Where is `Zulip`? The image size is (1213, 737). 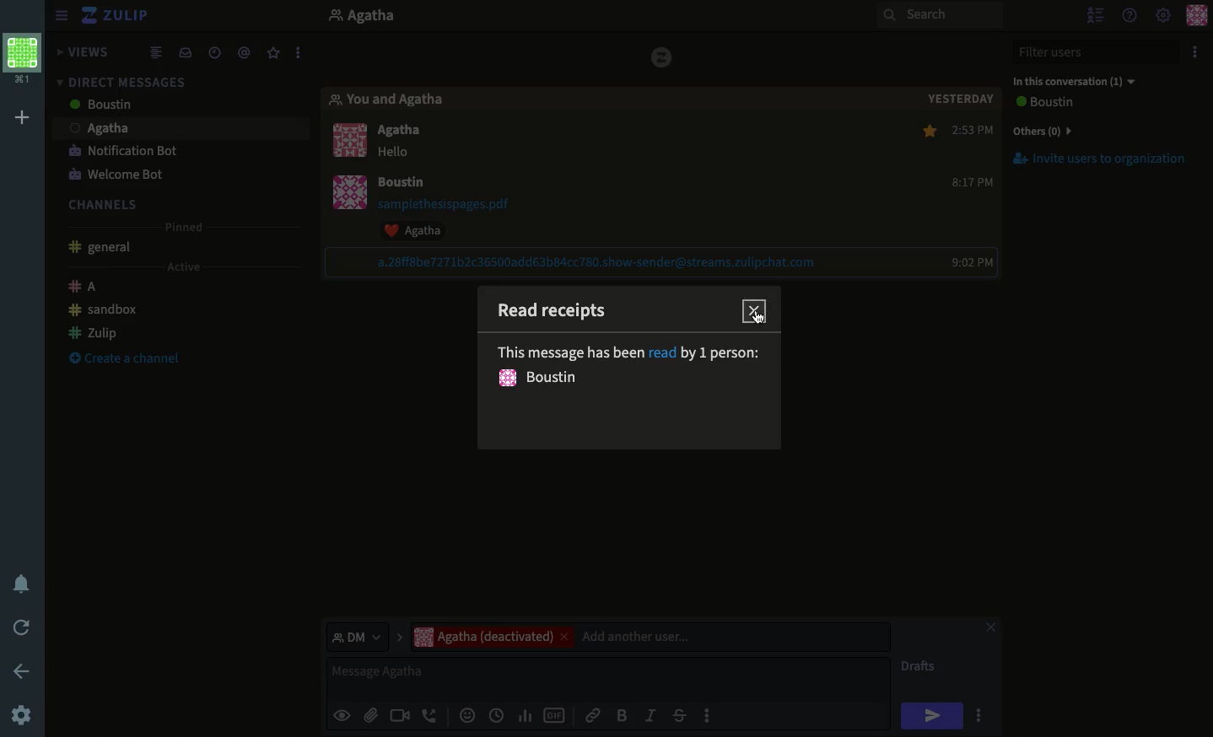 Zulip is located at coordinates (94, 331).